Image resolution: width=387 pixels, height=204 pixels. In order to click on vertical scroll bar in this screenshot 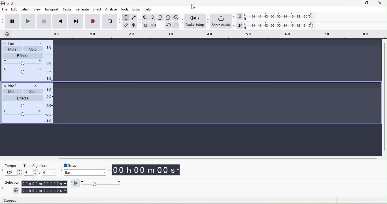, I will do `click(384, 98)`.